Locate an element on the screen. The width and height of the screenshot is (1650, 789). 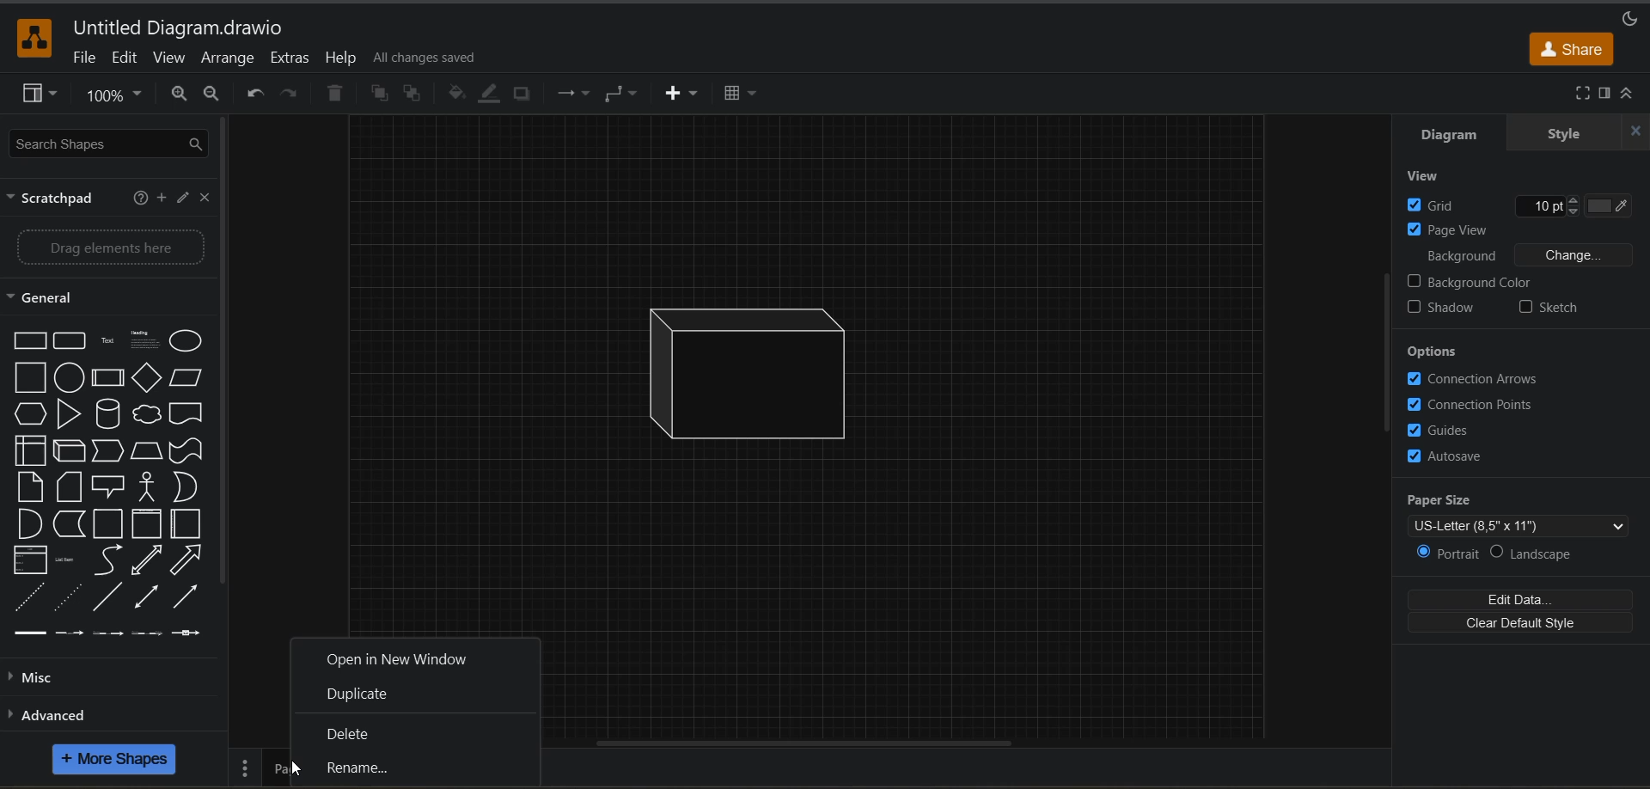
fullscreen is located at coordinates (1583, 94).